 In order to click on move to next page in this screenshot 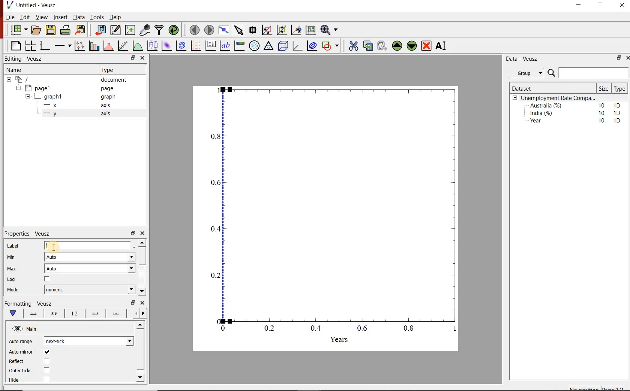, I will do `click(210, 30)`.